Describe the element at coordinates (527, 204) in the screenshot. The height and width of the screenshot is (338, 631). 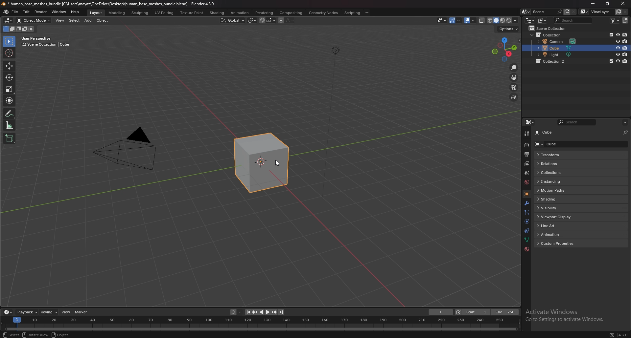
I see `modifier` at that location.